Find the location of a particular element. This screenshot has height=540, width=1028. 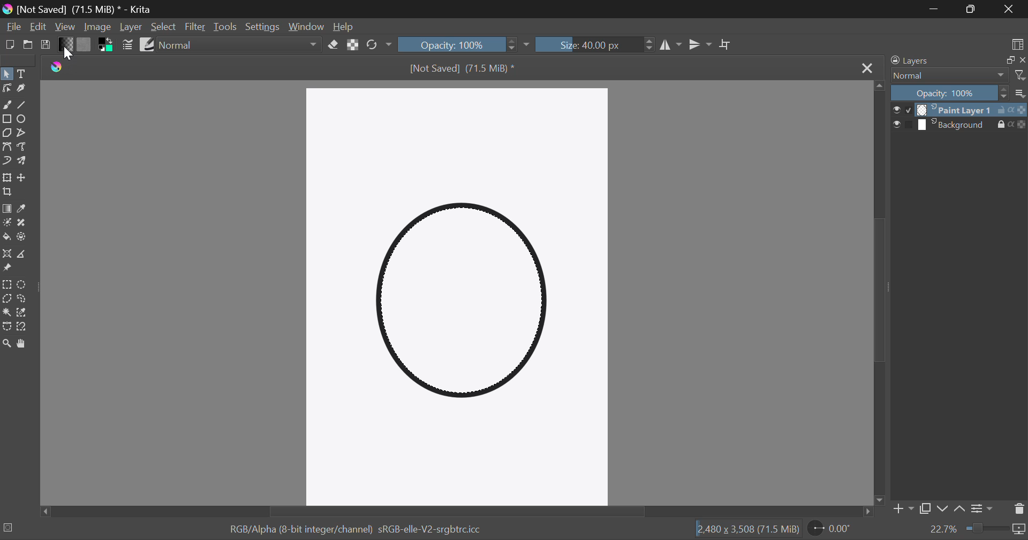

Copy Layer is located at coordinates (926, 508).